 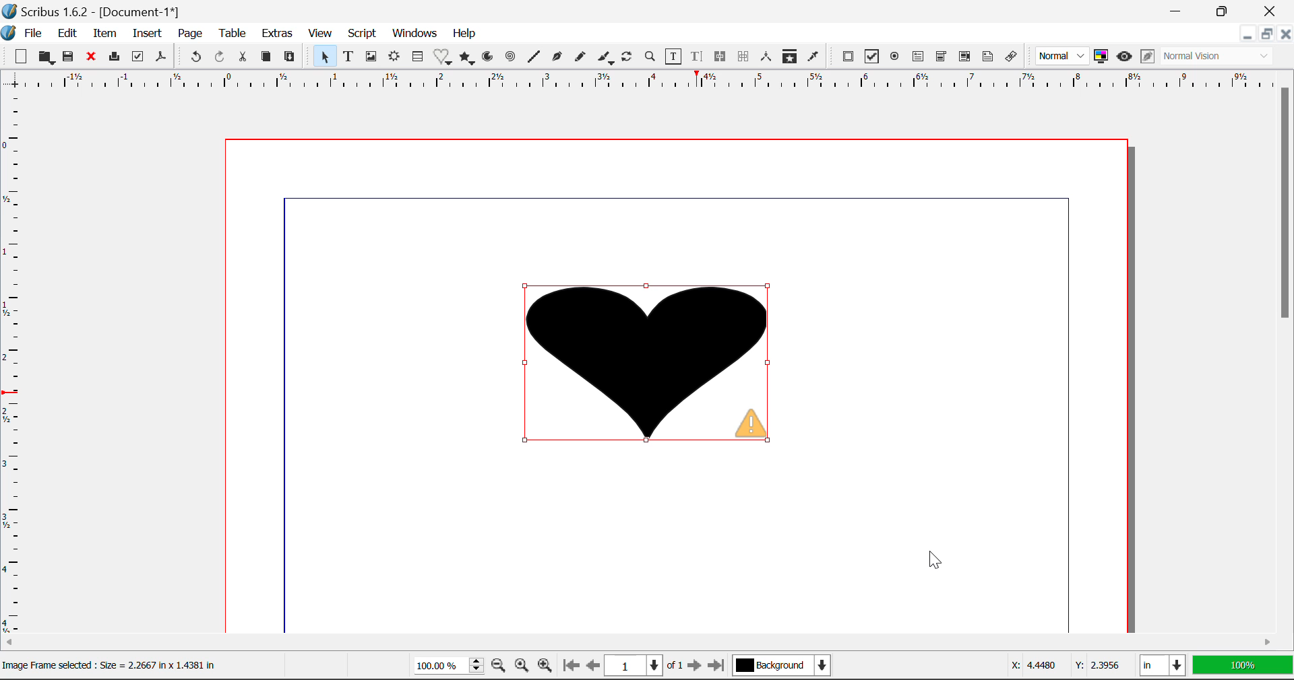 What do you see at coordinates (371, 57) in the screenshot?
I see `Image Frames` at bounding box center [371, 57].